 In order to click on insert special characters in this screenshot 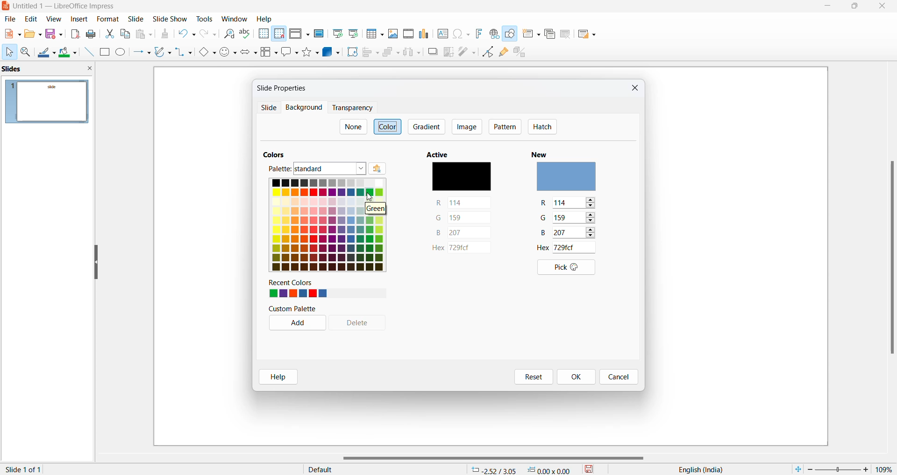, I will do `click(461, 34)`.